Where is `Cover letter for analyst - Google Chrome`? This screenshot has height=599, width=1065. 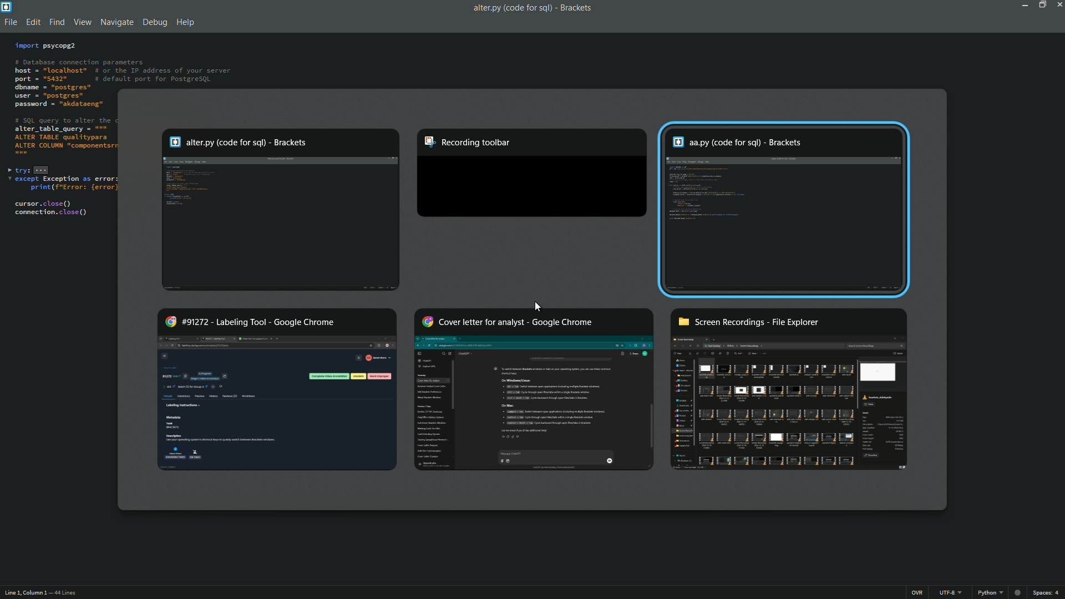 Cover letter for analyst - Google Chrome is located at coordinates (533, 388).